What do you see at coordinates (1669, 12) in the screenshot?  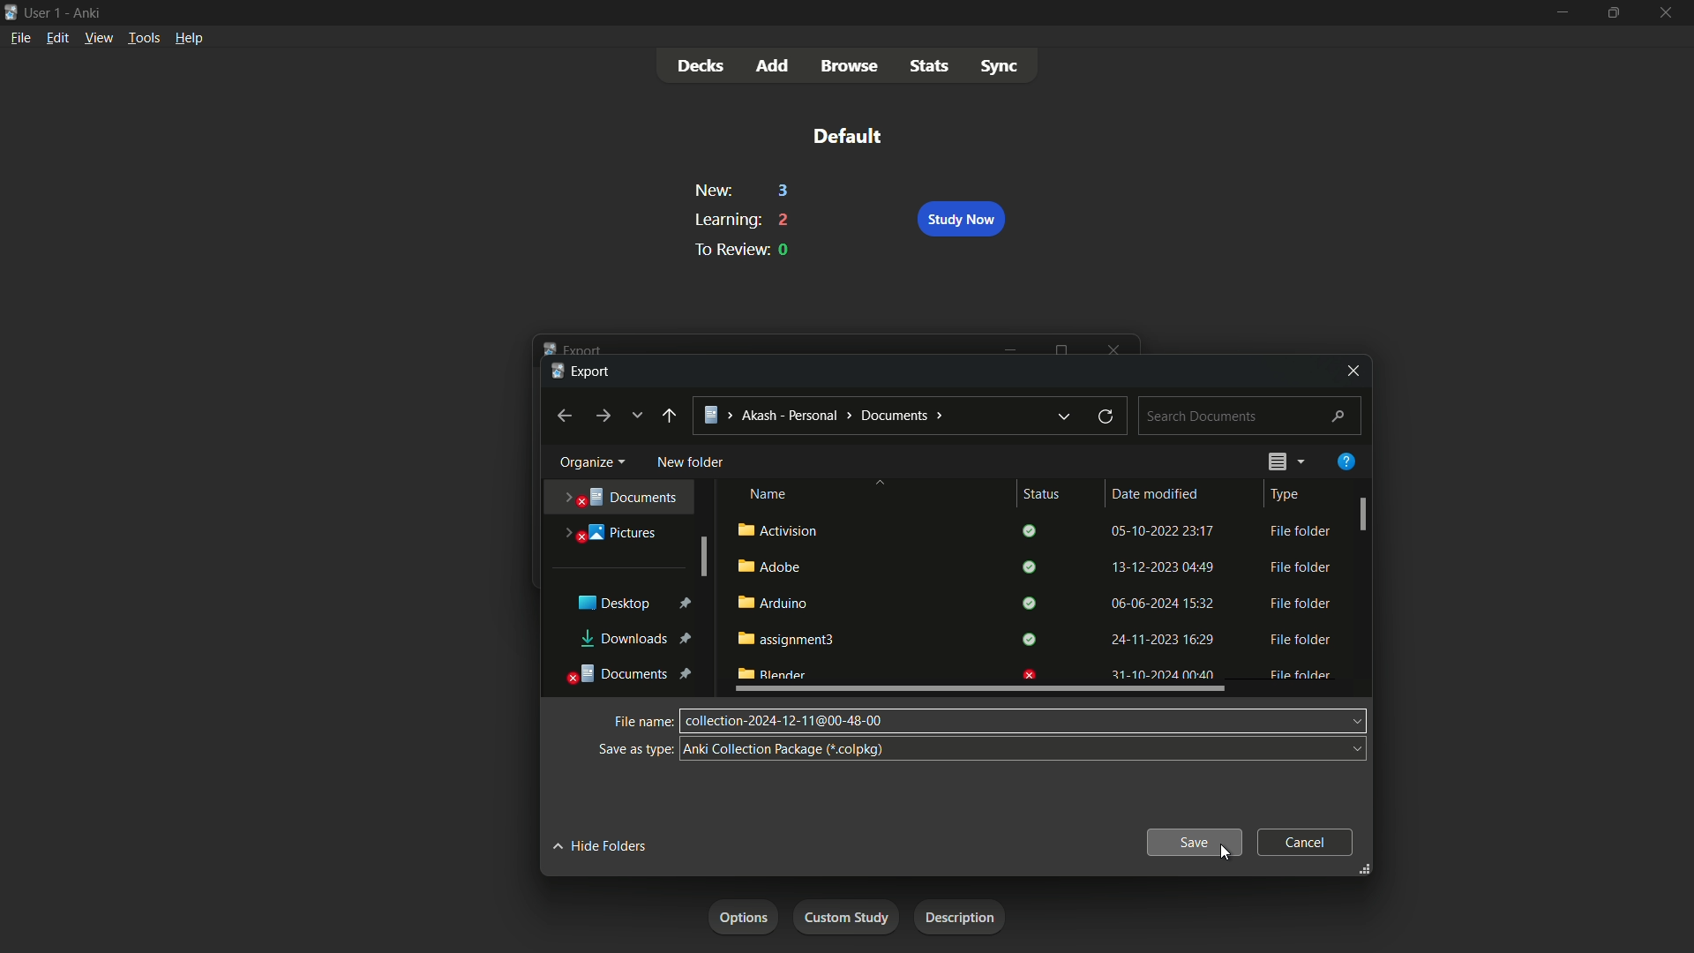 I see `close app` at bounding box center [1669, 12].